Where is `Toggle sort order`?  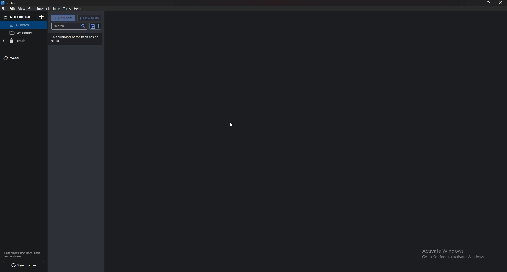
Toggle sort order is located at coordinates (92, 26).